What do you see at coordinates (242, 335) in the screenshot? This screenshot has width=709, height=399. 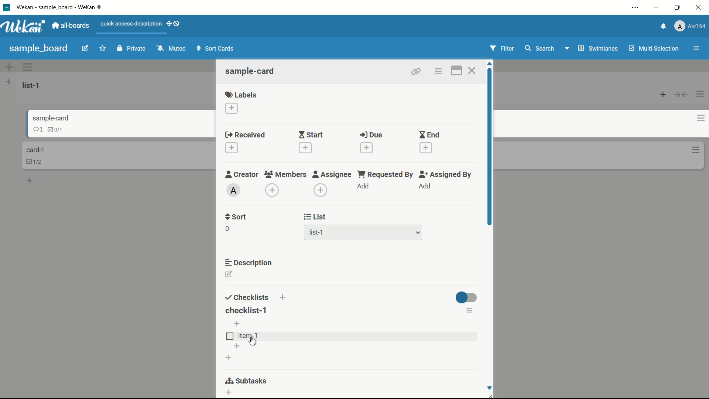 I see `item-1` at bounding box center [242, 335].